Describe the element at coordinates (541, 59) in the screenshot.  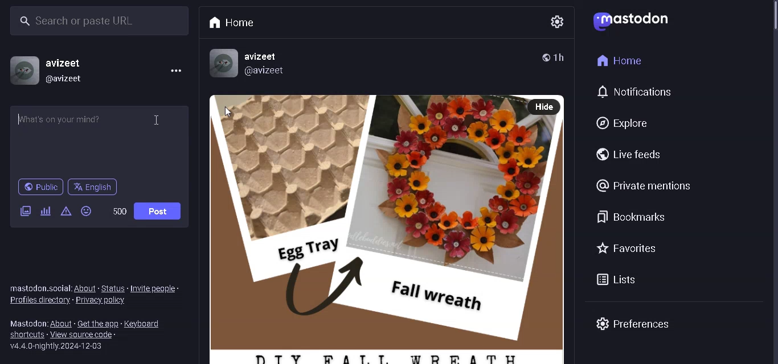
I see `PUBLIC POST` at that location.